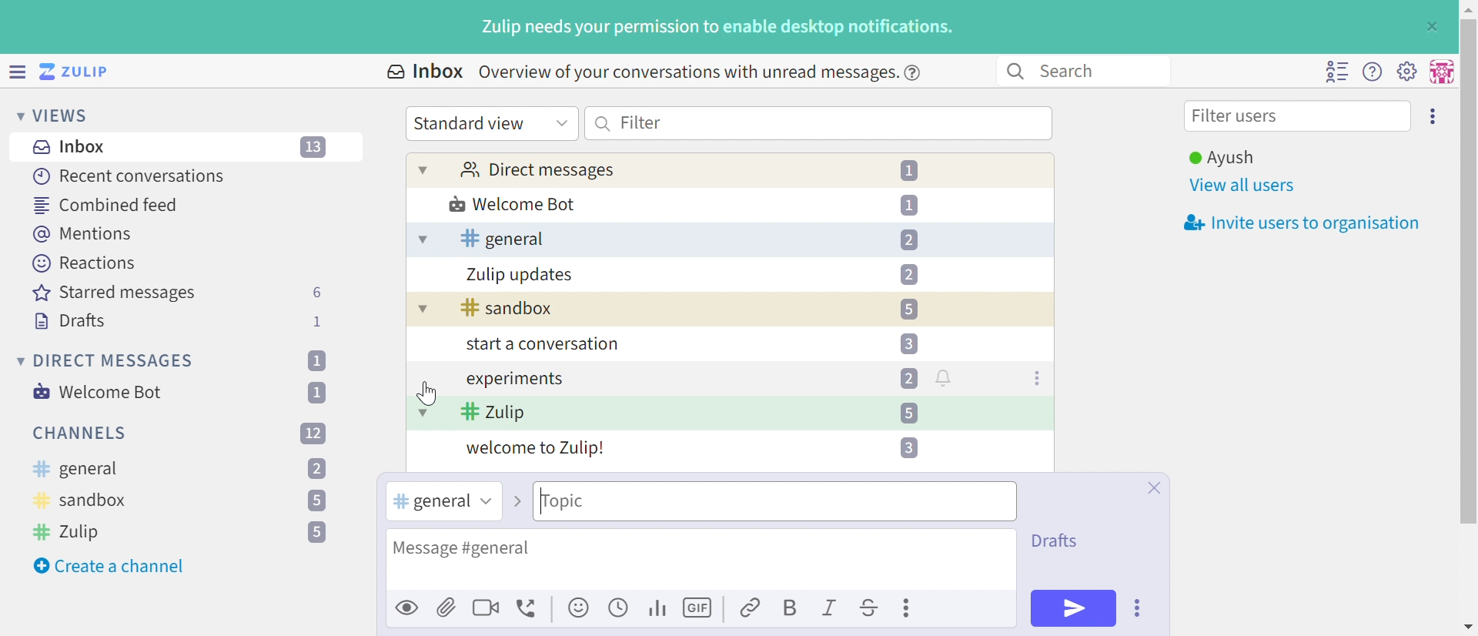 The height and width of the screenshot is (636, 1478). What do you see at coordinates (516, 501) in the screenshot?
I see `Forward arrow` at bounding box center [516, 501].